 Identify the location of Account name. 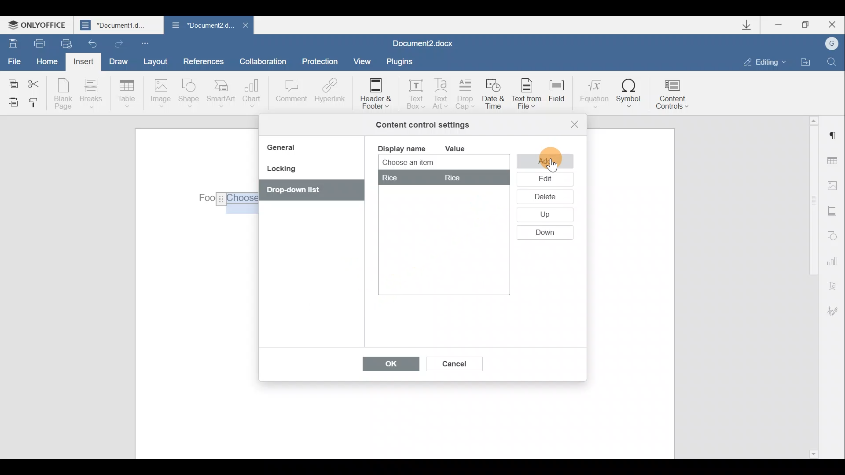
(829, 44).